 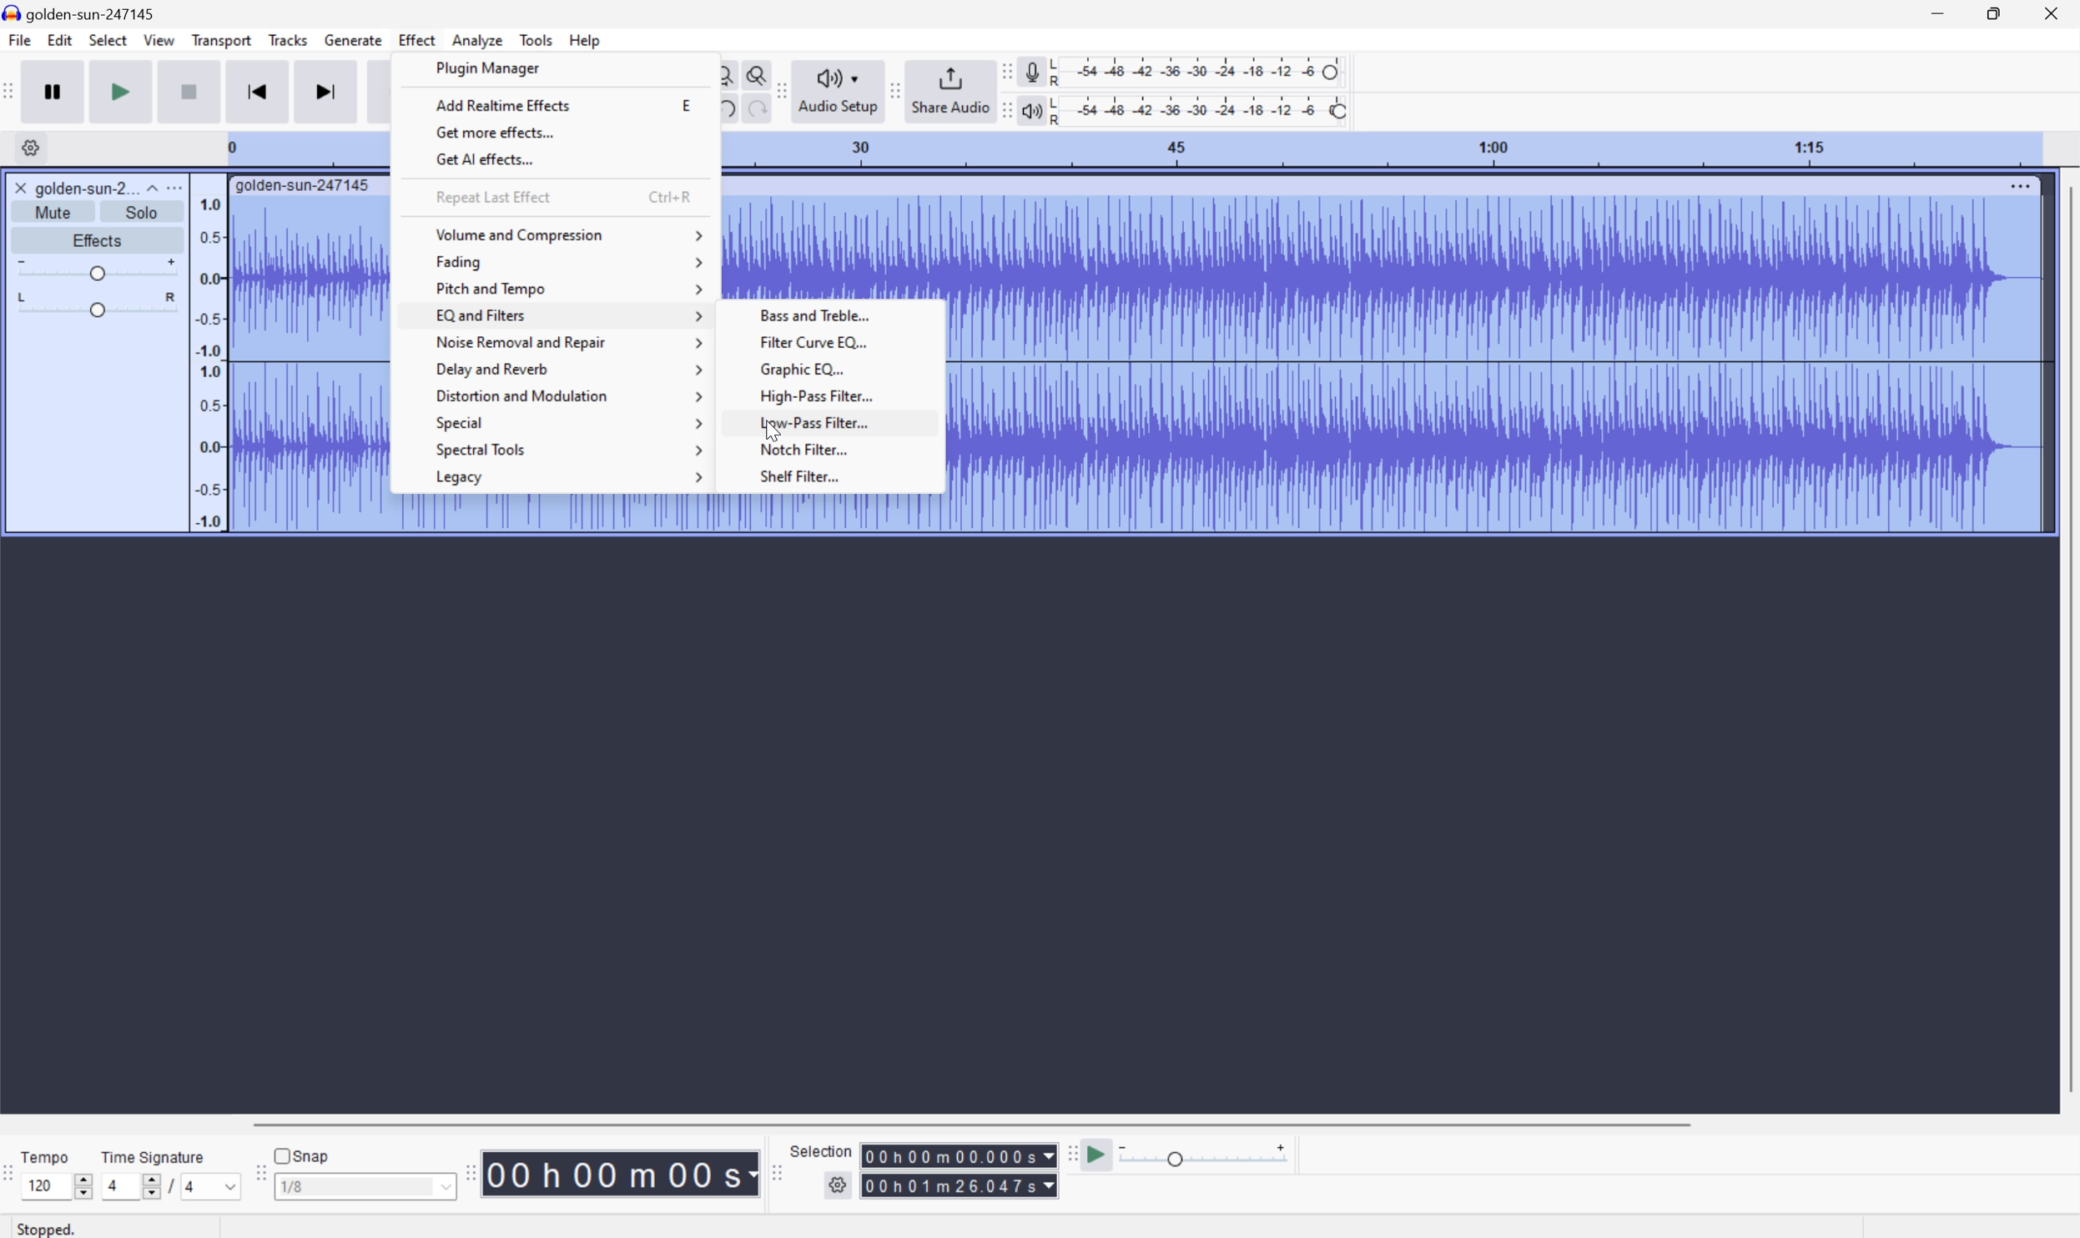 What do you see at coordinates (152, 1156) in the screenshot?
I see `Time signature` at bounding box center [152, 1156].